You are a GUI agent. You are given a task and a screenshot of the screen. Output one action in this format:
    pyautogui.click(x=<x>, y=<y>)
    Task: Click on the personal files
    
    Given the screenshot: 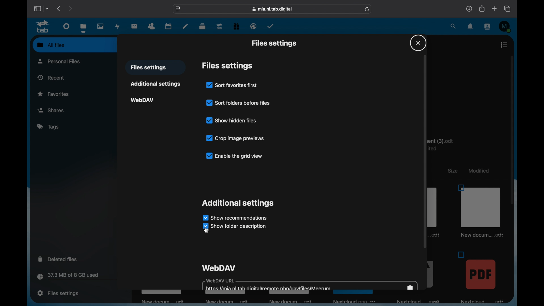 What is the action you would take?
    pyautogui.click(x=59, y=61)
    